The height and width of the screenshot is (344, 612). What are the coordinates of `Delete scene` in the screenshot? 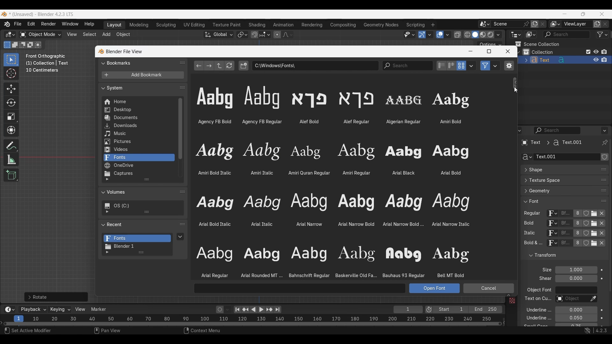 It's located at (543, 24).